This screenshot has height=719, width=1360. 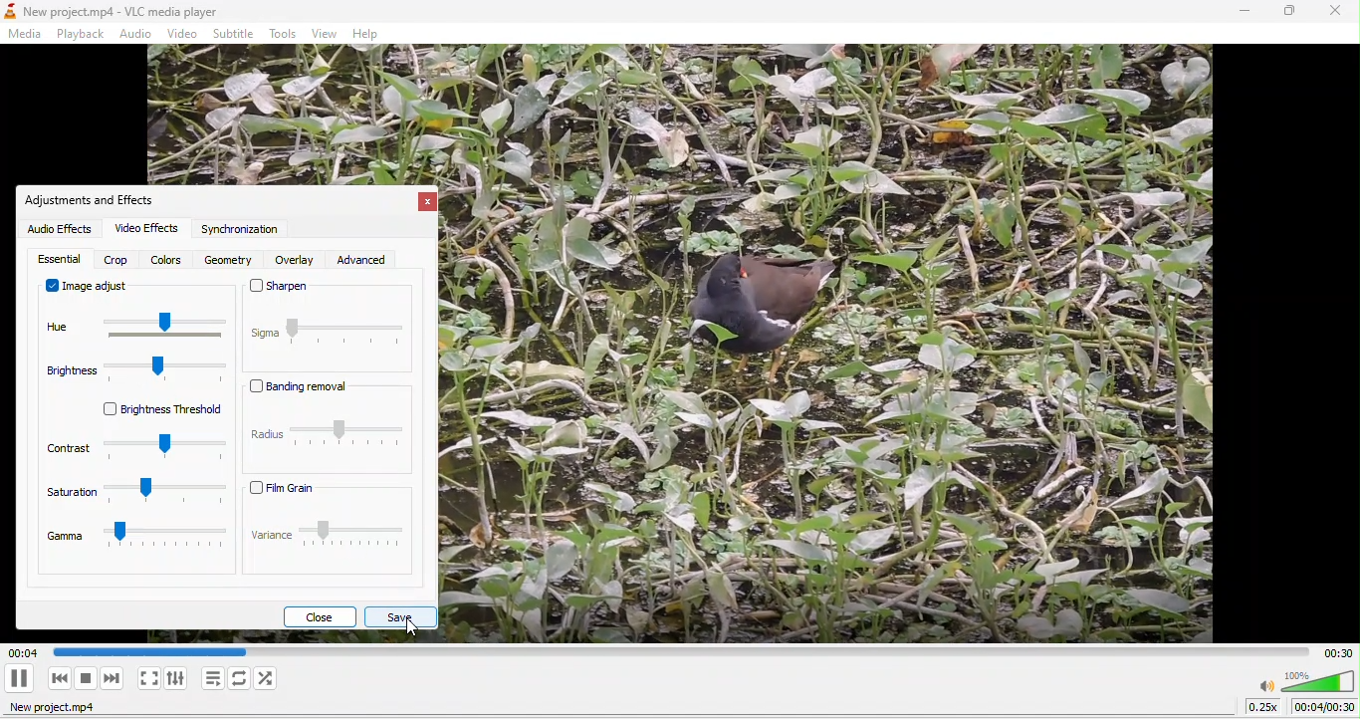 What do you see at coordinates (426, 204) in the screenshot?
I see `close` at bounding box center [426, 204].